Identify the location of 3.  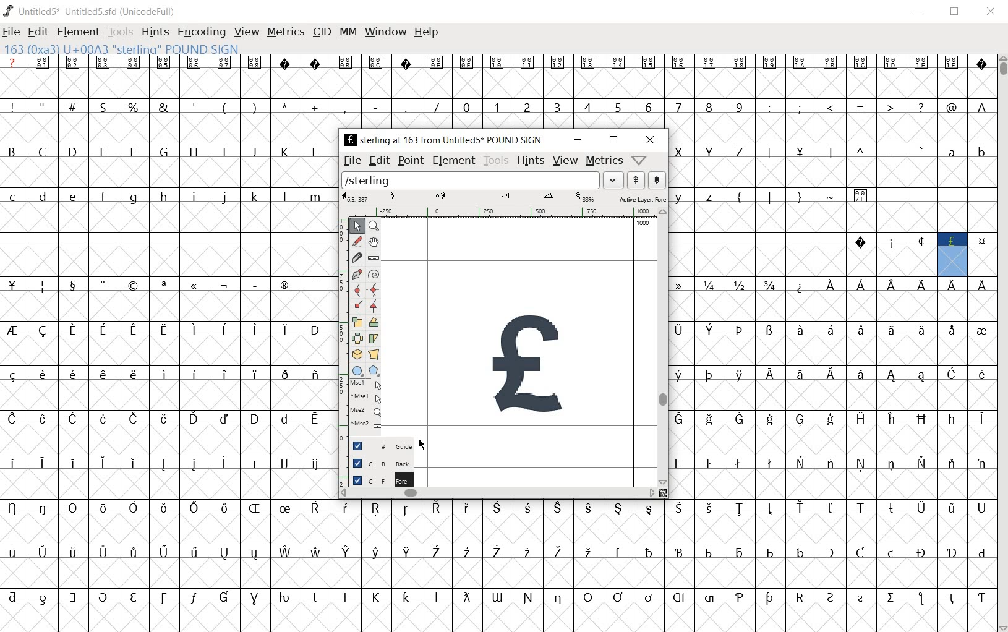
(557, 106).